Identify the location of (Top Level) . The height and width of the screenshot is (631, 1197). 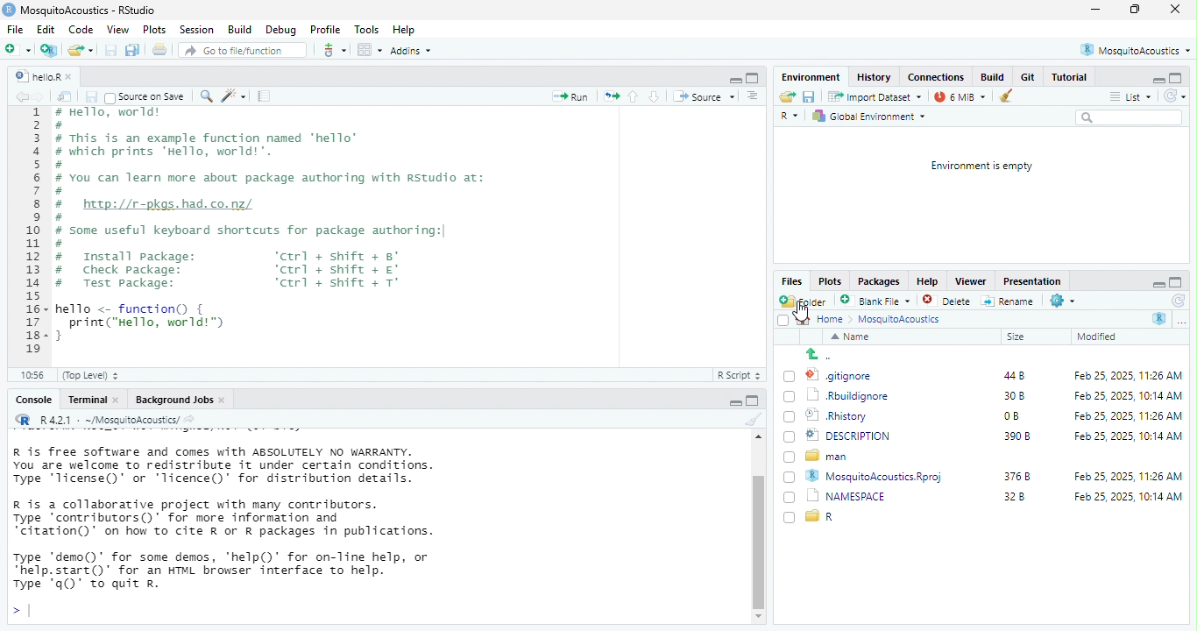
(97, 376).